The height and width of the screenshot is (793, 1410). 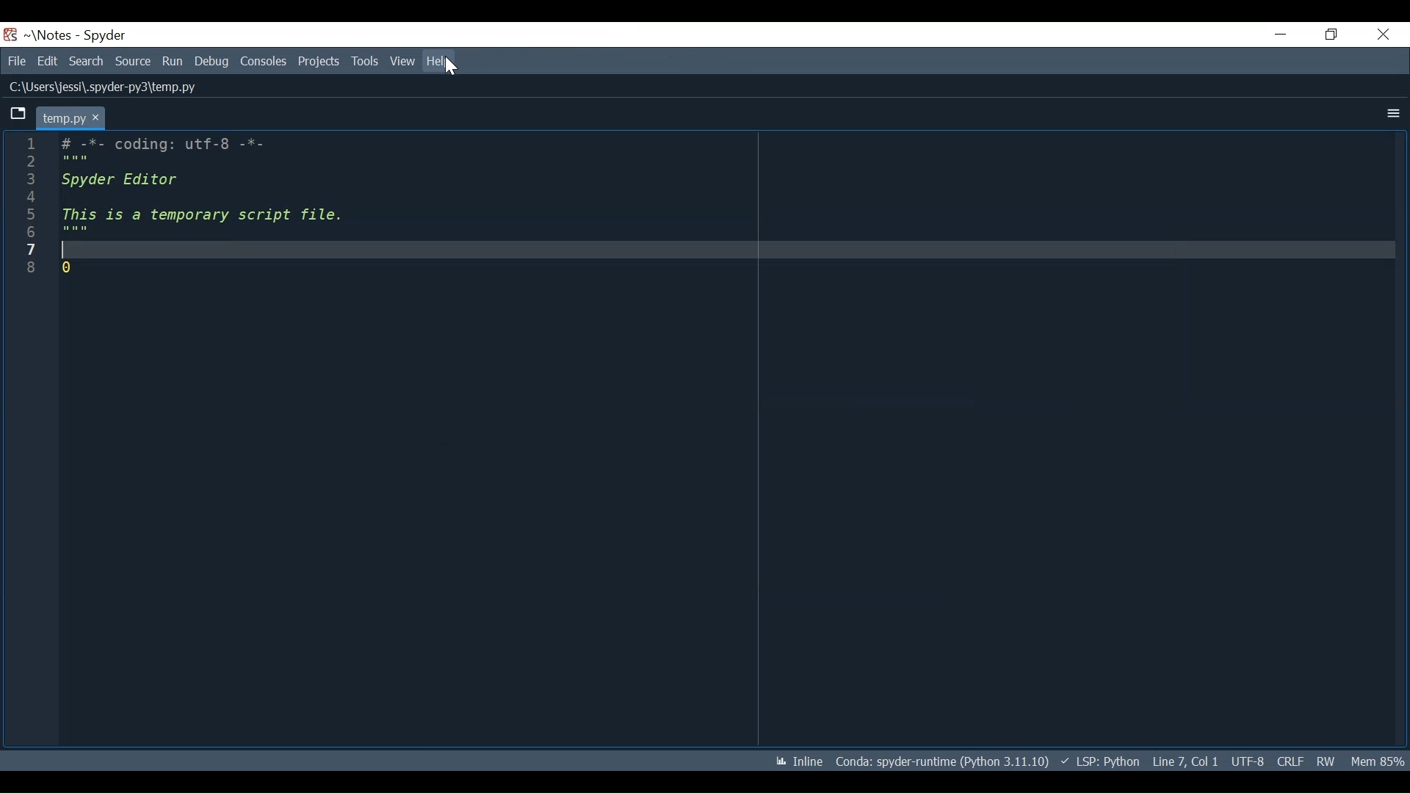 What do you see at coordinates (53, 35) in the screenshot?
I see `Projects Name` at bounding box center [53, 35].